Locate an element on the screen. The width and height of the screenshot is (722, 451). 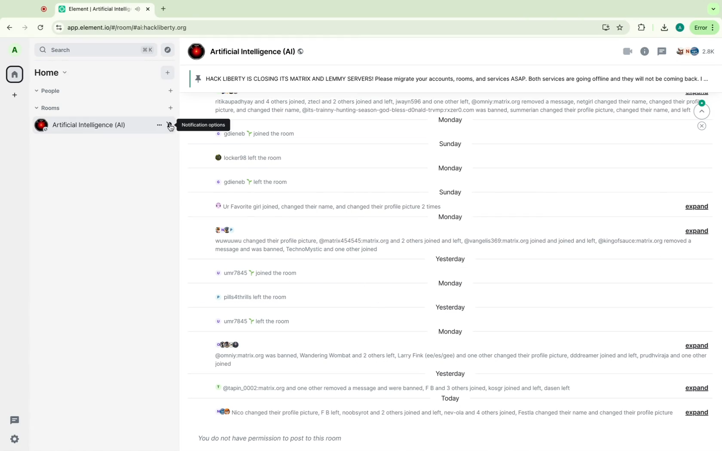
home is located at coordinates (14, 73).